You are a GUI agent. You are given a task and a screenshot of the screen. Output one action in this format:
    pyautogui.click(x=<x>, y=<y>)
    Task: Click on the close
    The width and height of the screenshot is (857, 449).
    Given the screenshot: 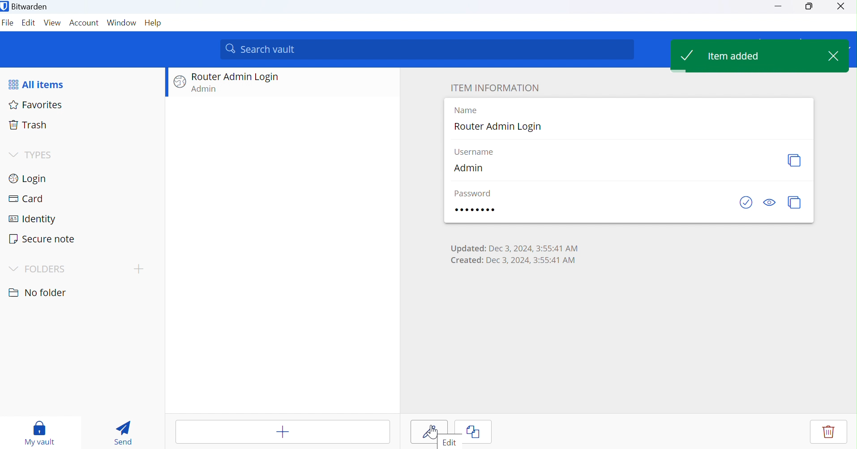 What is the action you would take?
    pyautogui.click(x=840, y=7)
    